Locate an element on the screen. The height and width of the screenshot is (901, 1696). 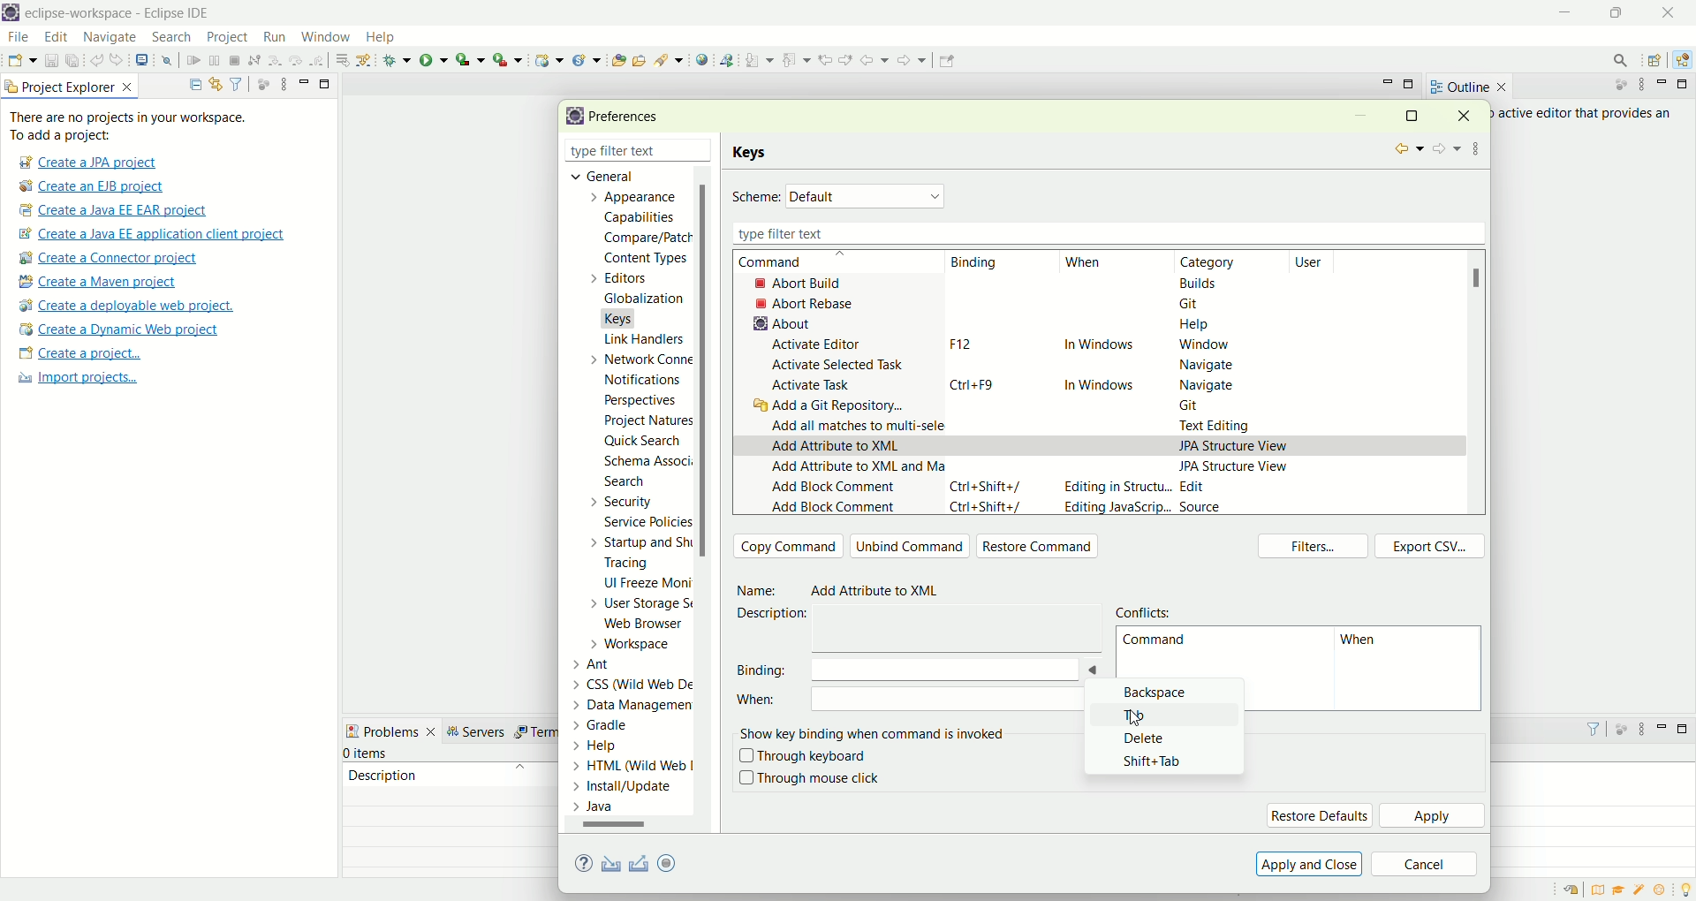
navigate is located at coordinates (1202, 366).